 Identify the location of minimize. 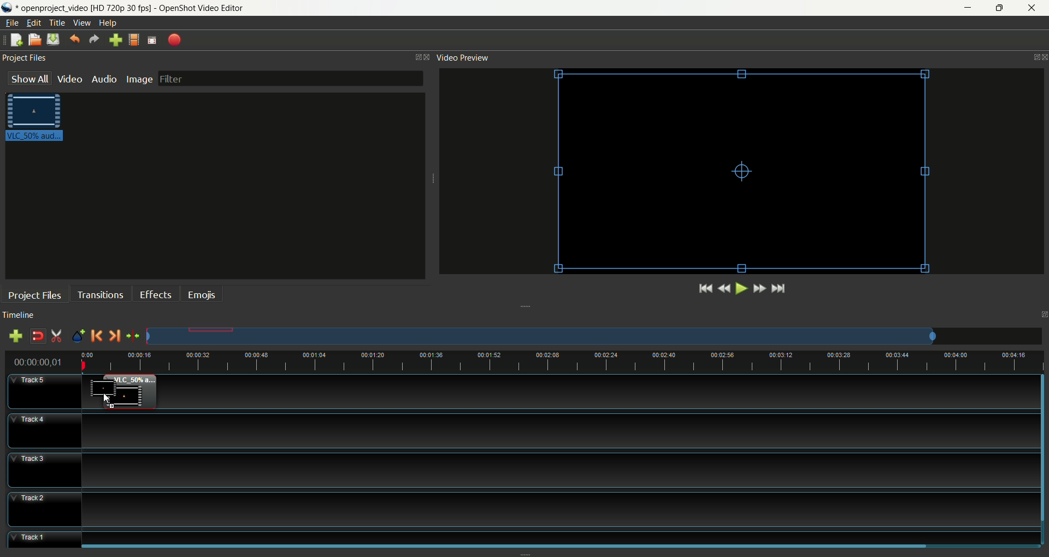
(969, 7).